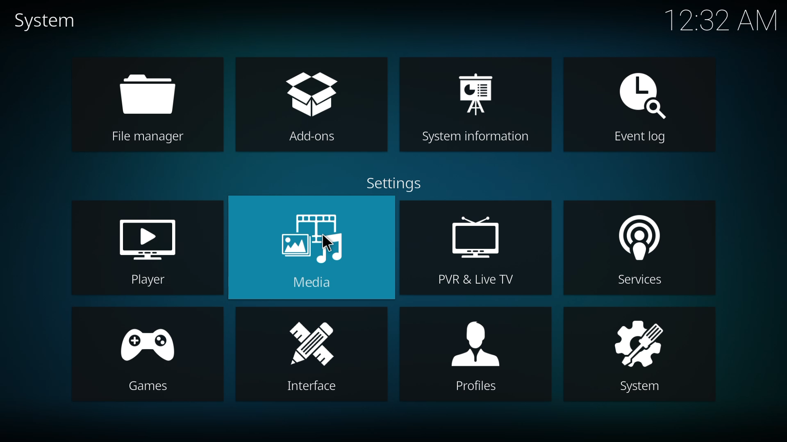 This screenshot has height=442, width=787. What do you see at coordinates (328, 243) in the screenshot?
I see `cursor` at bounding box center [328, 243].